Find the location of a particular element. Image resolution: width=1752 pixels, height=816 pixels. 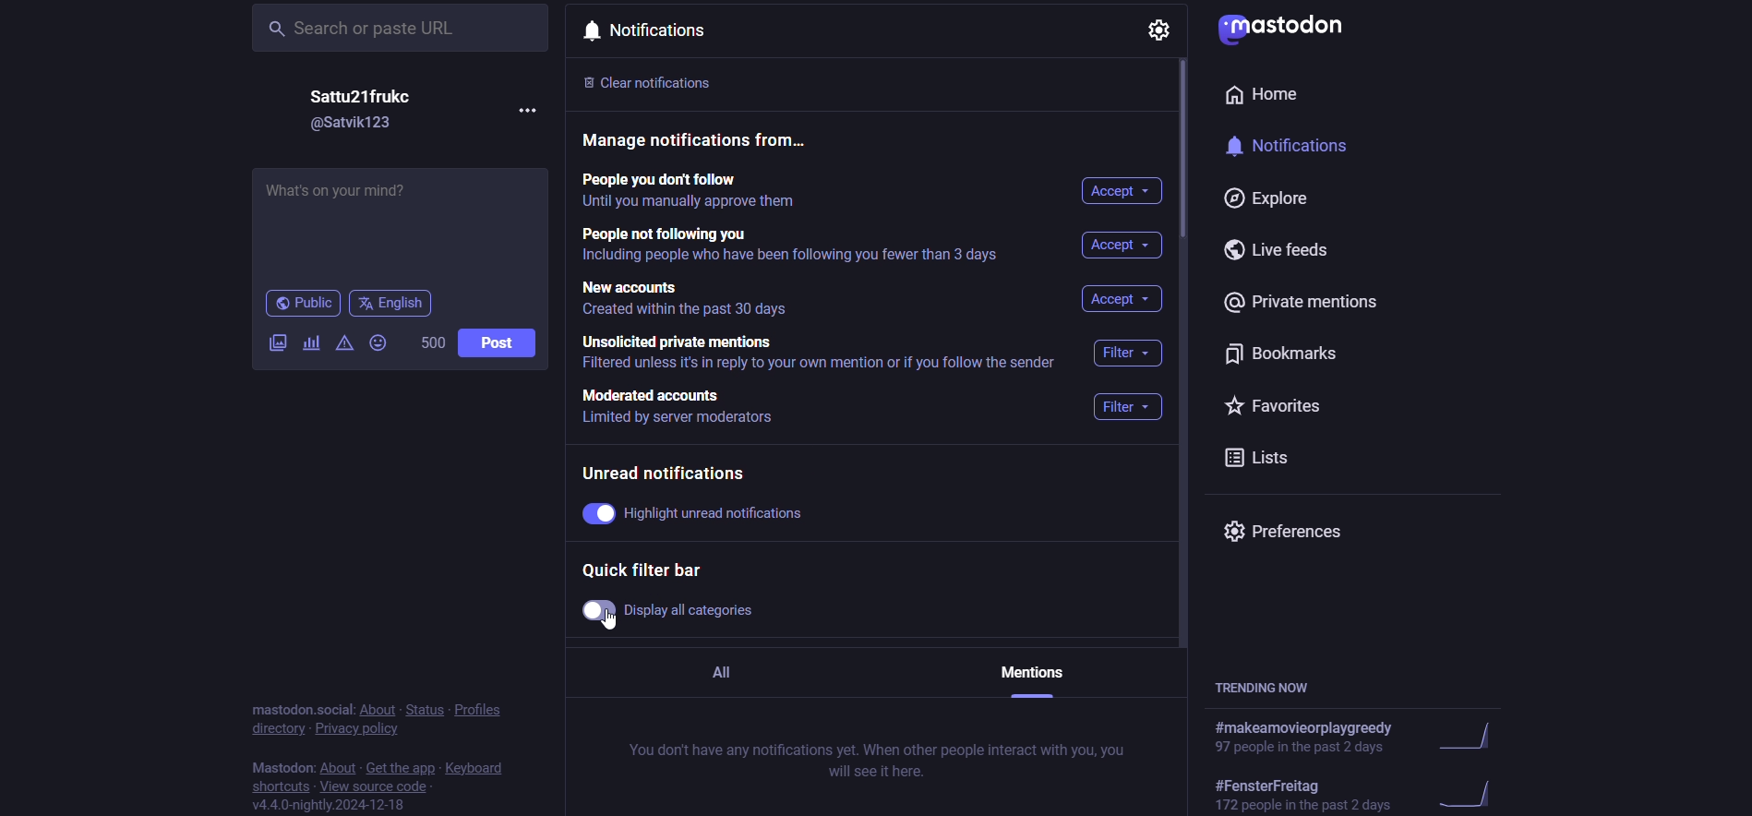

Lists is located at coordinates (1266, 457).